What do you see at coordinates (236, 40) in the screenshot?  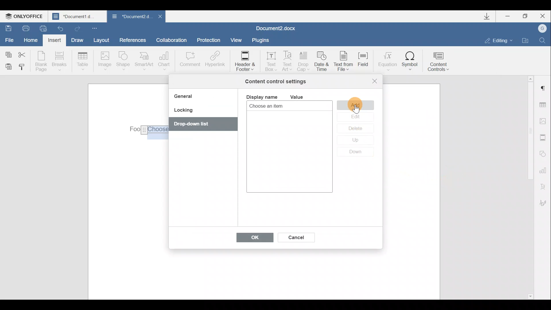 I see `View` at bounding box center [236, 40].